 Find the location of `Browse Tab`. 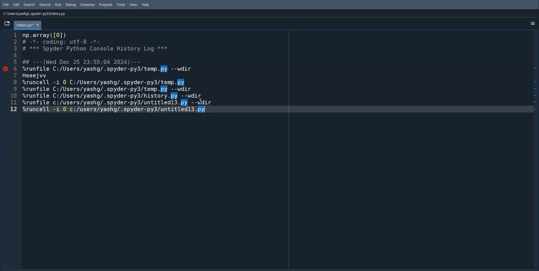

Browse Tab is located at coordinates (6, 23).